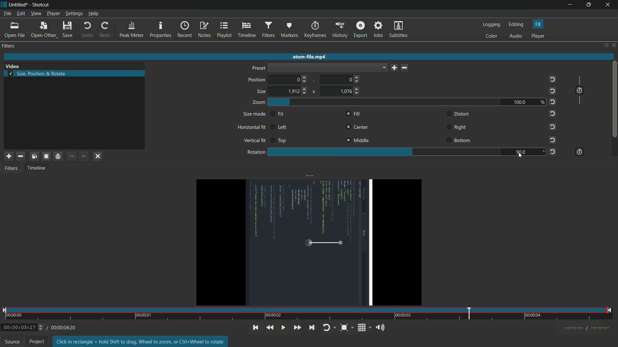 This screenshot has width=618, height=347. What do you see at coordinates (105, 30) in the screenshot?
I see `redo` at bounding box center [105, 30].